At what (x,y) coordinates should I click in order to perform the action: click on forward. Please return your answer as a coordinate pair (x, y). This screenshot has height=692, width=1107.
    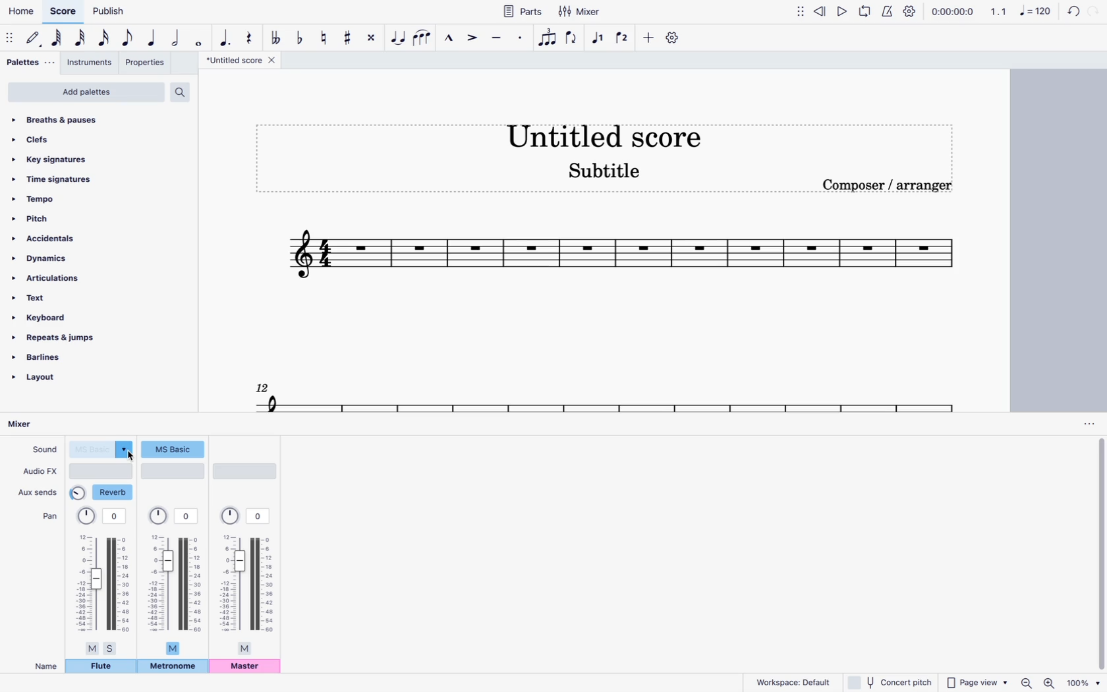
    Looking at the image, I should click on (1094, 13).